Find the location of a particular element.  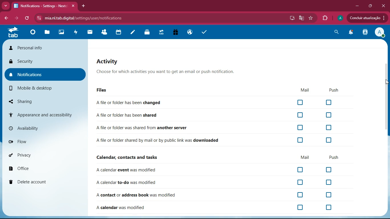

images is located at coordinates (63, 33).